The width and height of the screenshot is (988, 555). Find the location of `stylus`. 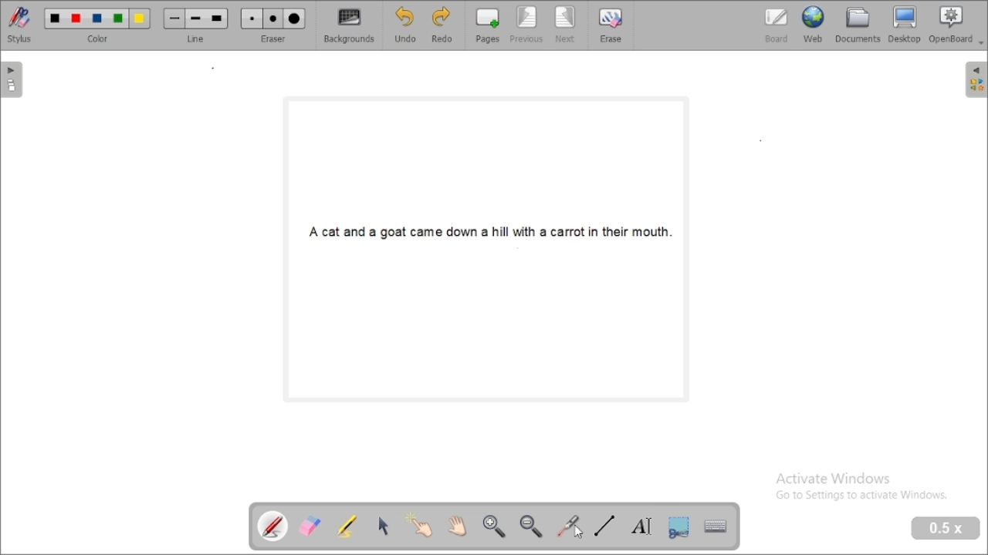

stylus is located at coordinates (20, 25).